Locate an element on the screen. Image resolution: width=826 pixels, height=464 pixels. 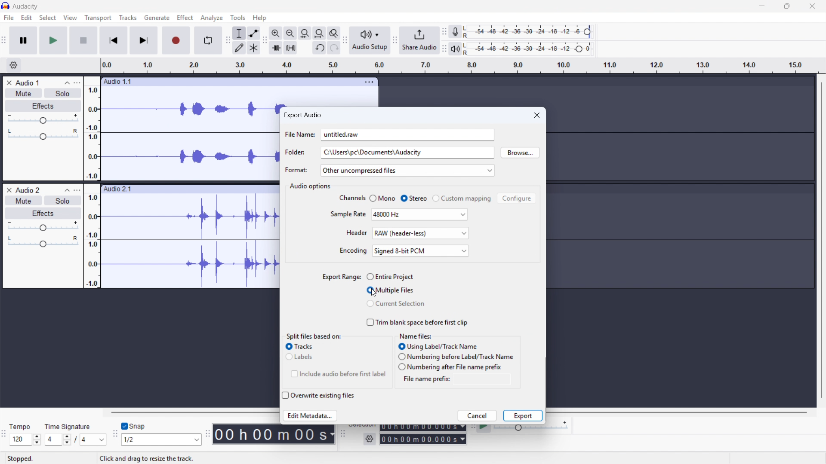
Timeline settings  is located at coordinates (14, 65).